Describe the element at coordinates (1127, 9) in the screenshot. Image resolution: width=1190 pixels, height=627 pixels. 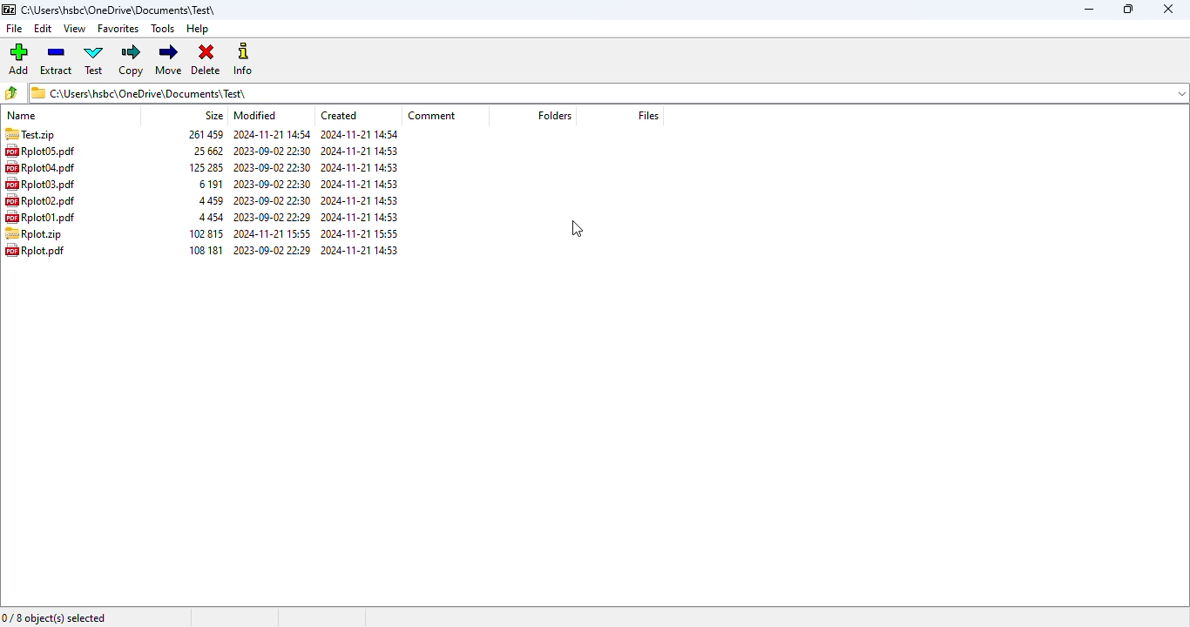
I see `maximize` at that location.